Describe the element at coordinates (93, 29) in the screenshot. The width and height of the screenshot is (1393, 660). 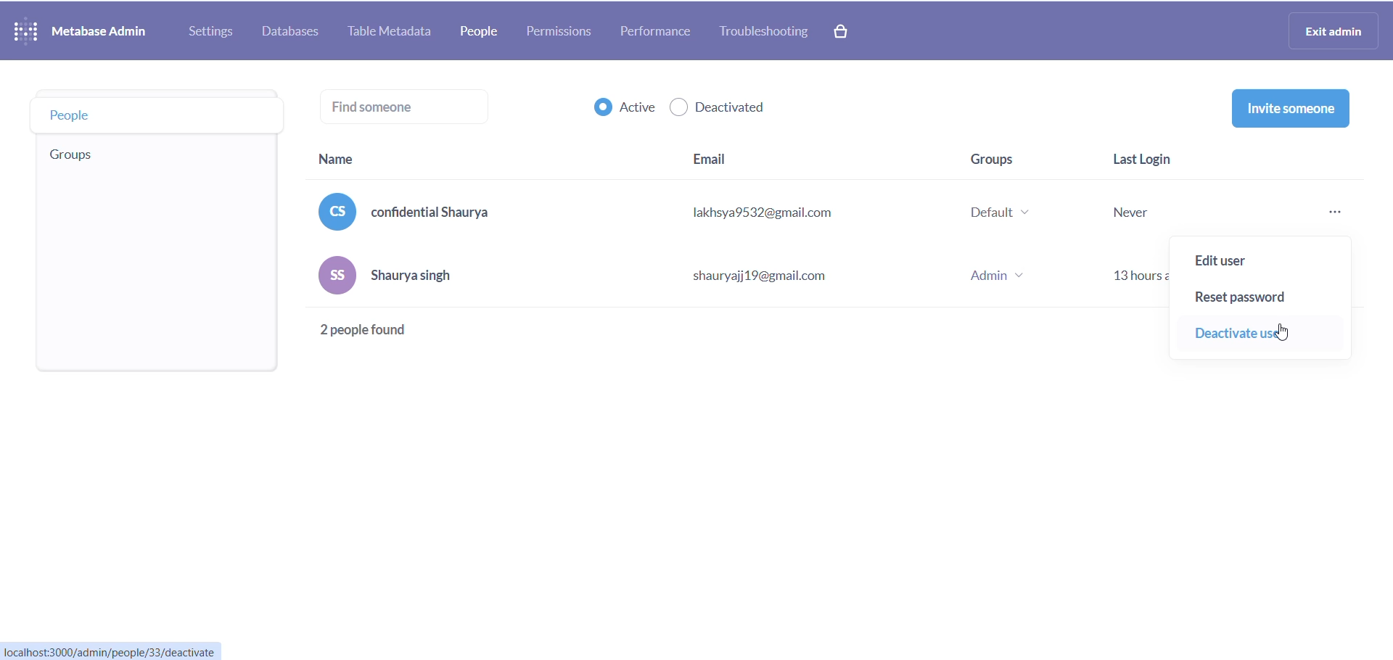
I see `NAME AND LOGO` at that location.